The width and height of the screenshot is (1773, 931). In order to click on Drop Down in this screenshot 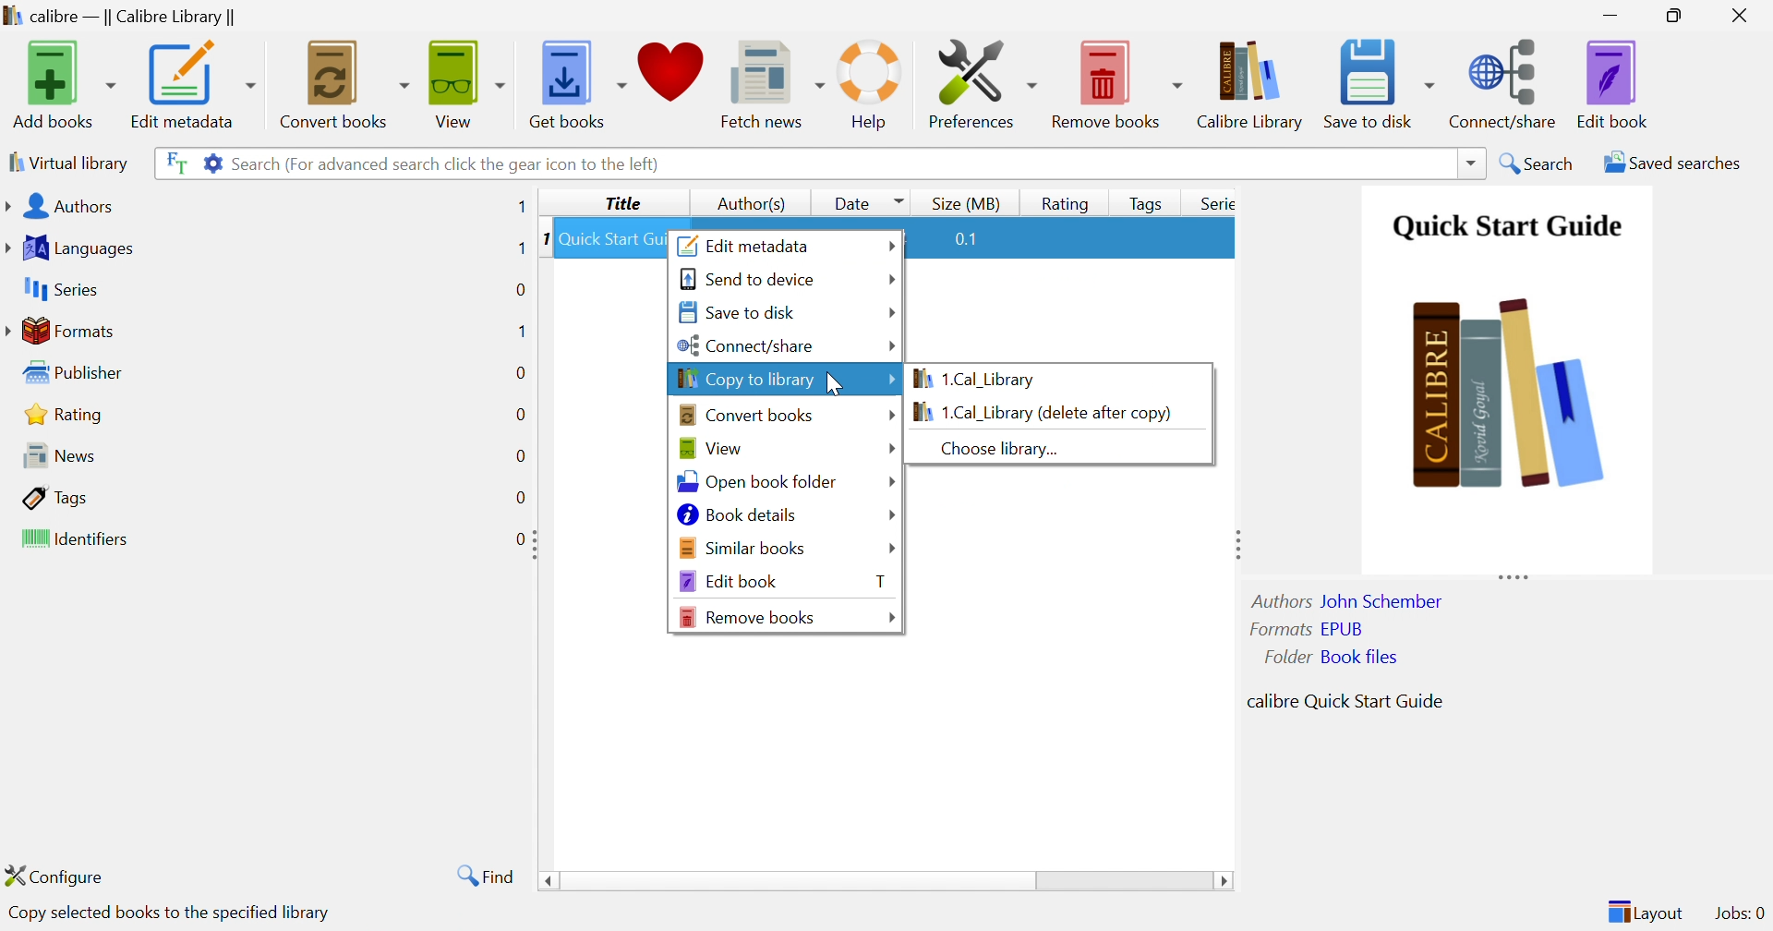, I will do `click(798, 883)`.